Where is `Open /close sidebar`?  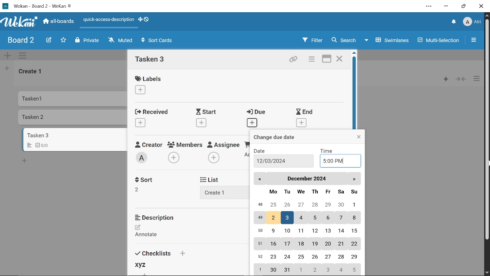 Open /close sidebar is located at coordinates (476, 41).